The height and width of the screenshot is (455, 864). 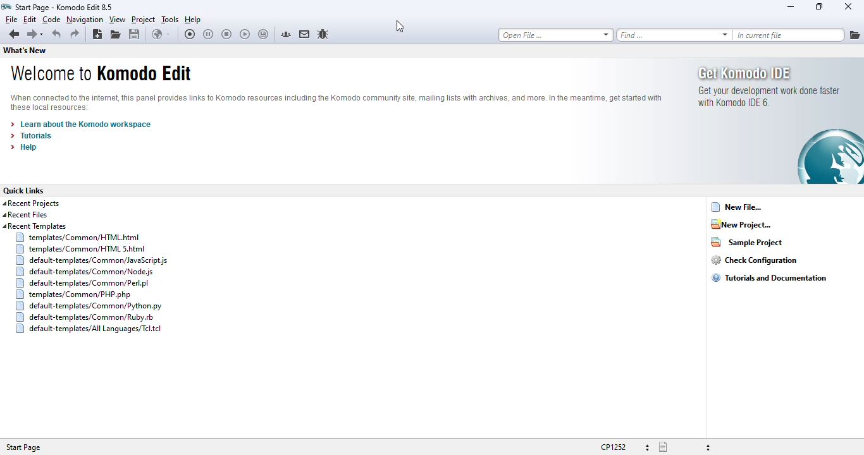 I want to click on tools, so click(x=170, y=20).